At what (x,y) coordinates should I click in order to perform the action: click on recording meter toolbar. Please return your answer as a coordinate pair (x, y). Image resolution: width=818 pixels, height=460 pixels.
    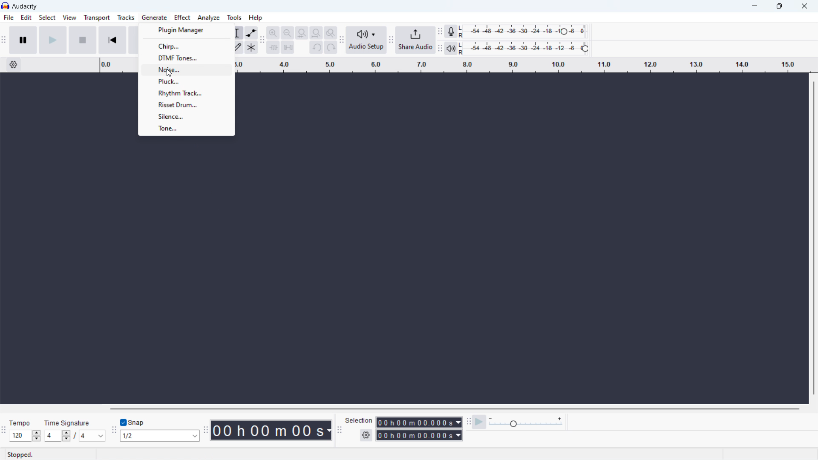
    Looking at the image, I should click on (441, 32).